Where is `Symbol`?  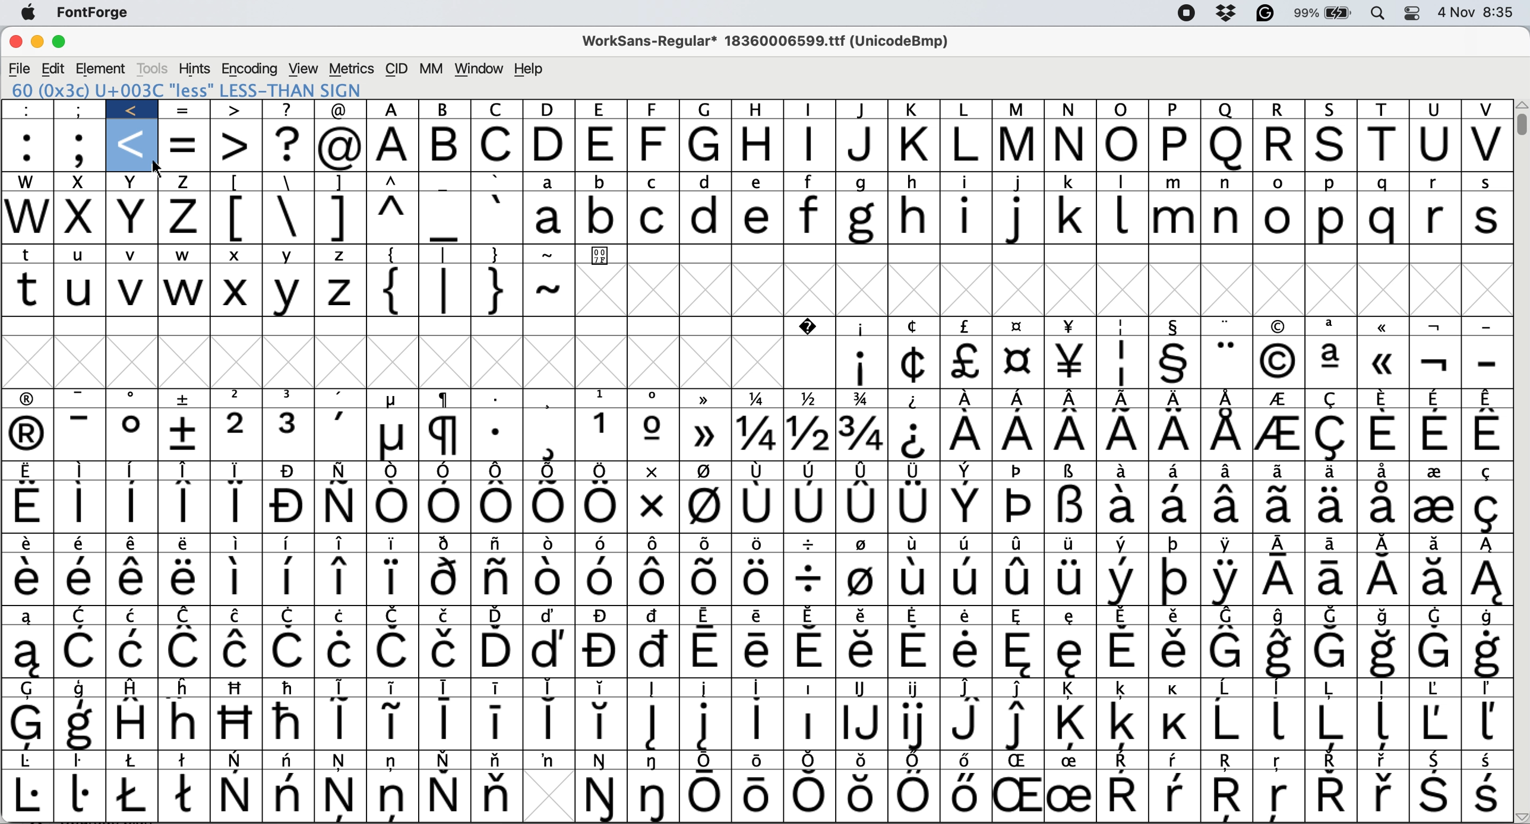
Symbol is located at coordinates (1382, 471).